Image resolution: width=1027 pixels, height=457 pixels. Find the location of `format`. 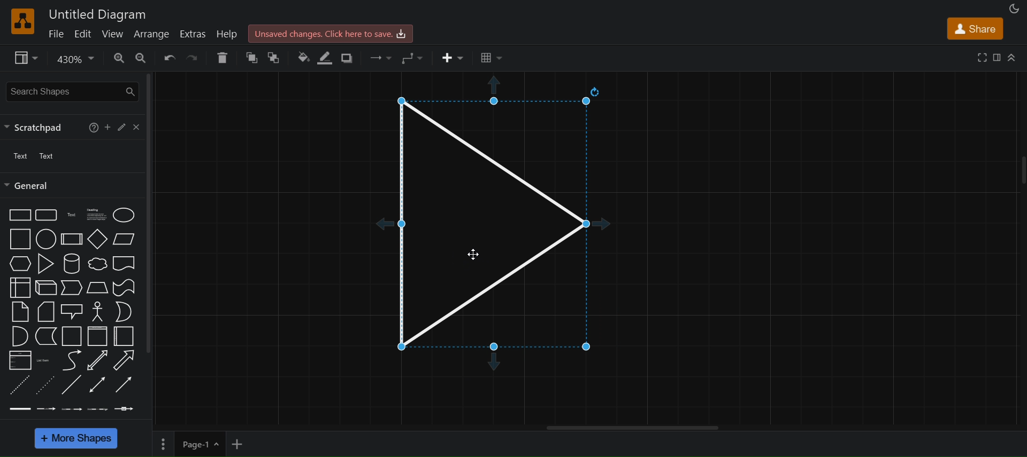

format is located at coordinates (997, 57).